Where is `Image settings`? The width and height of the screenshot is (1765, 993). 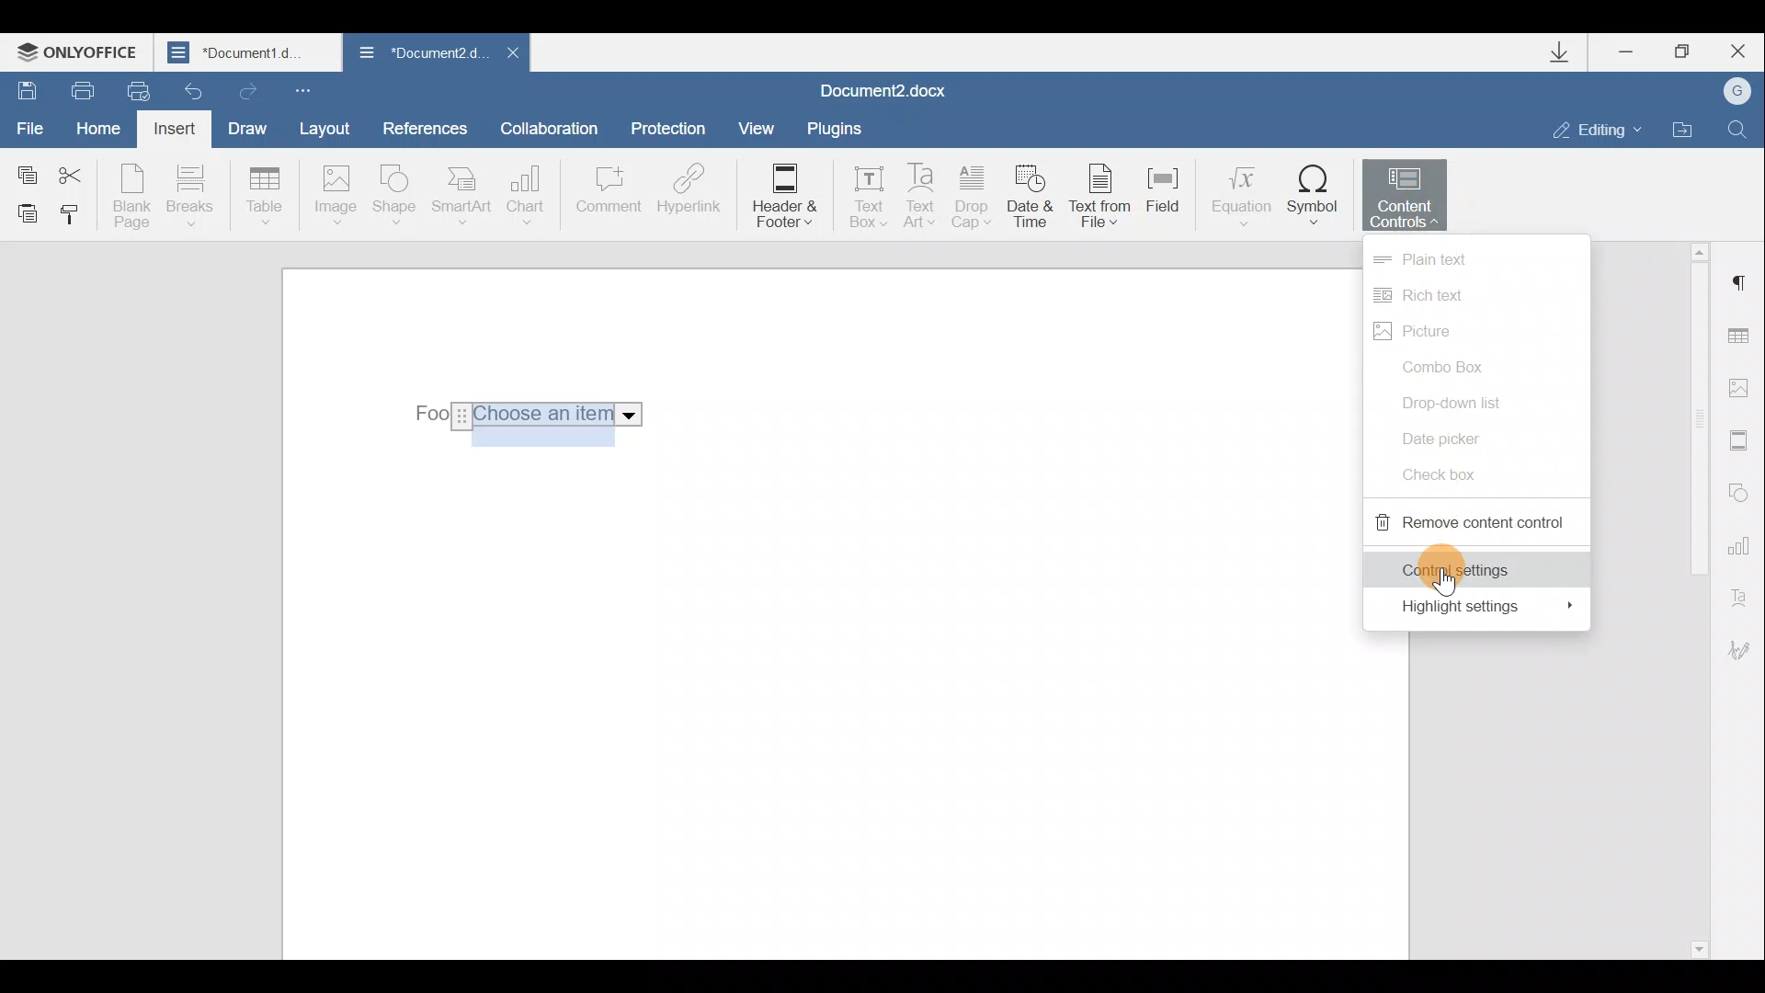 Image settings is located at coordinates (1743, 388).